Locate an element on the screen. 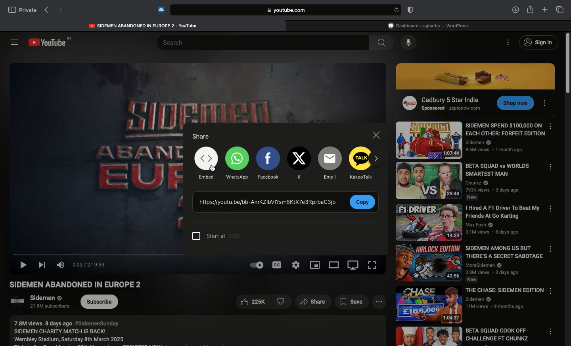  Ad is located at coordinates (477, 76).